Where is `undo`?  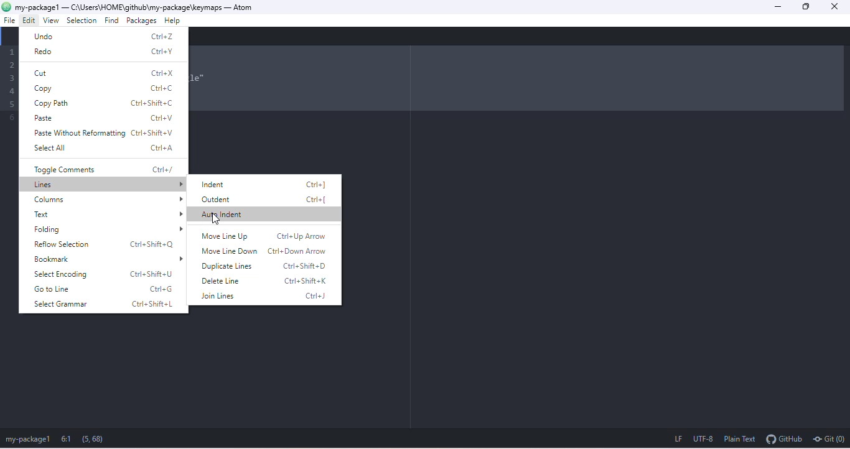
undo is located at coordinates (102, 37).